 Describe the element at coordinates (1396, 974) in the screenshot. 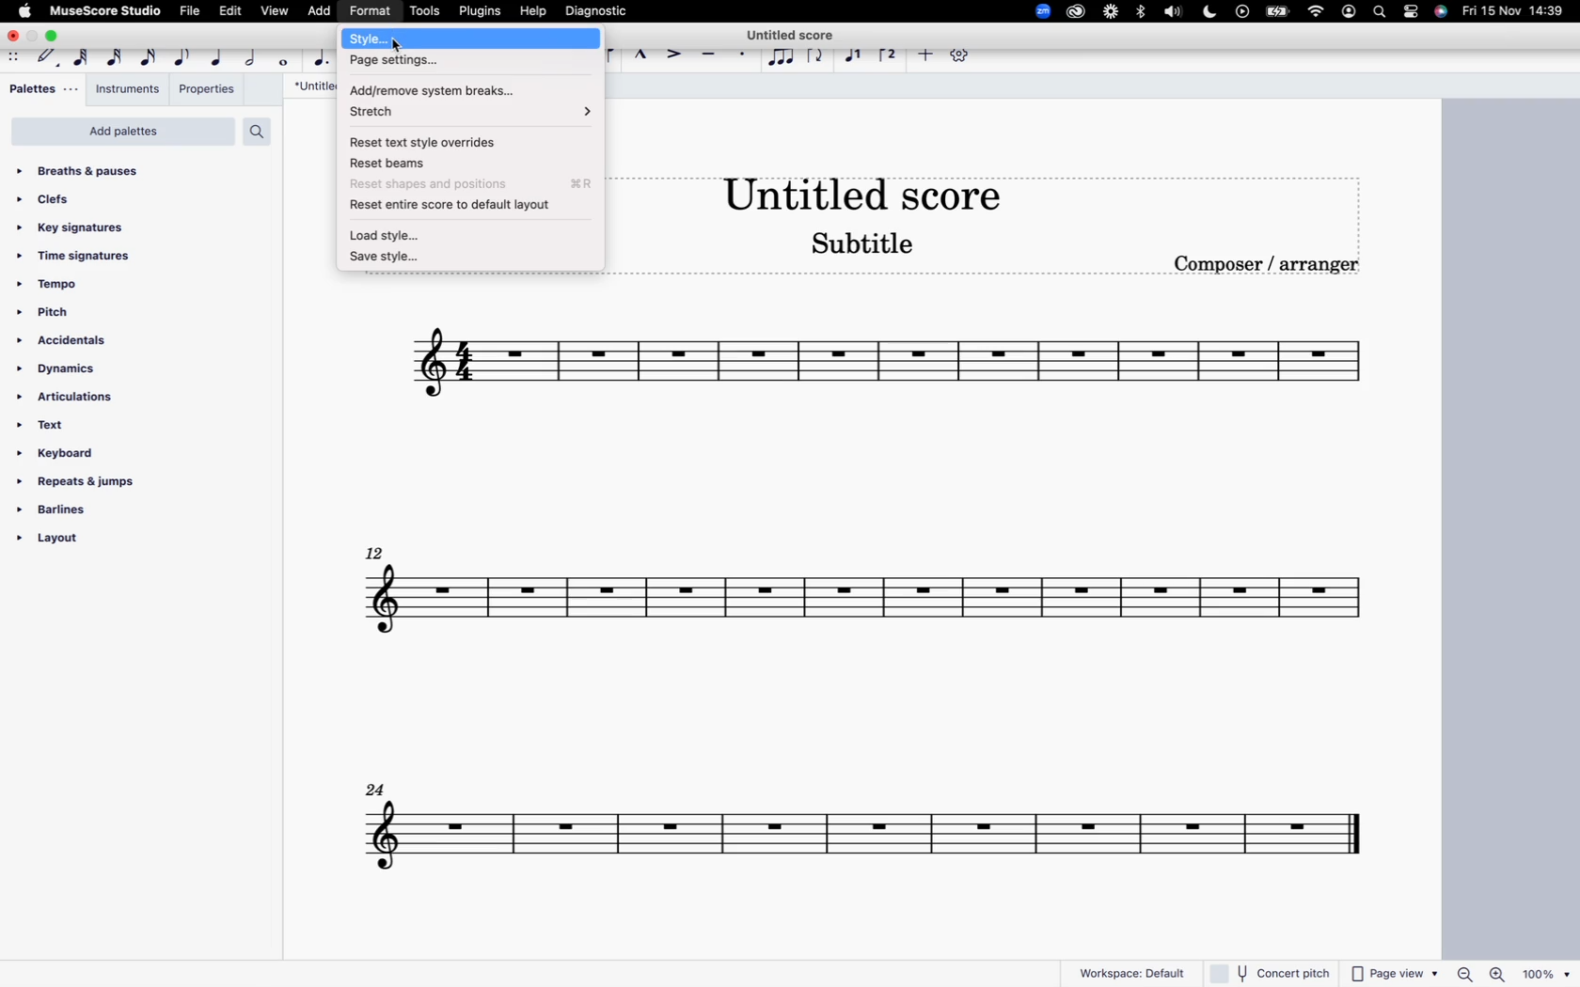

I see `Page view` at that location.